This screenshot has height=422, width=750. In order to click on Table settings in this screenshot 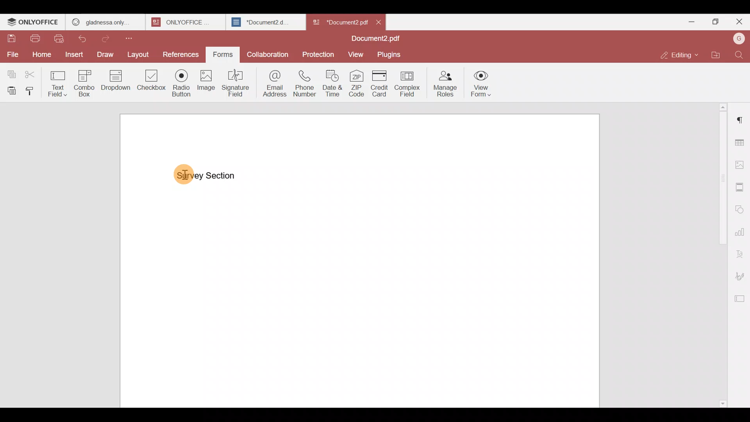, I will do `click(741, 142)`.